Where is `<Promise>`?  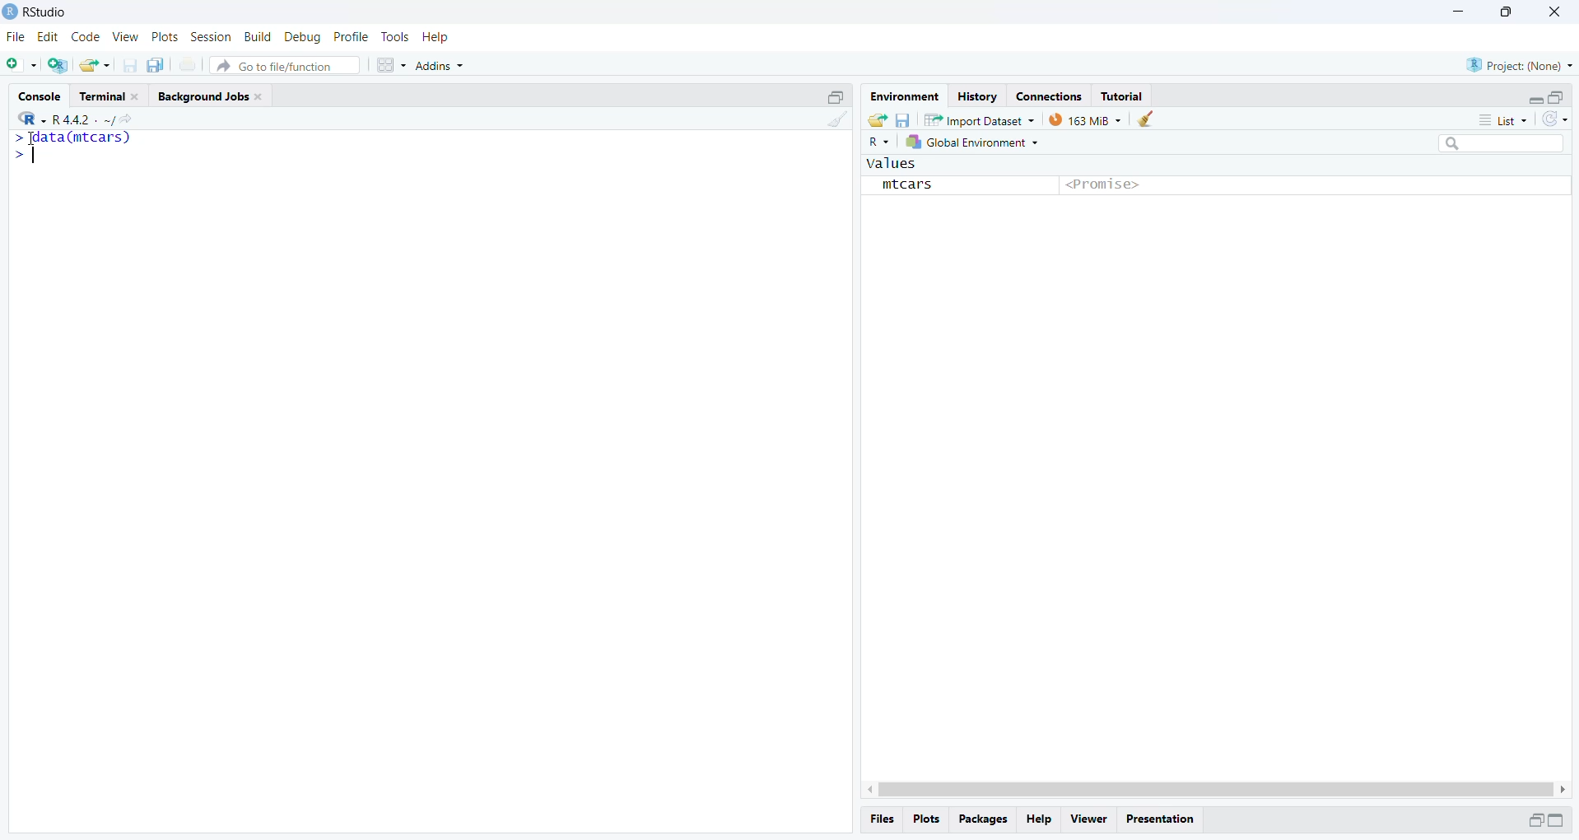 <Promise> is located at coordinates (1102, 185).